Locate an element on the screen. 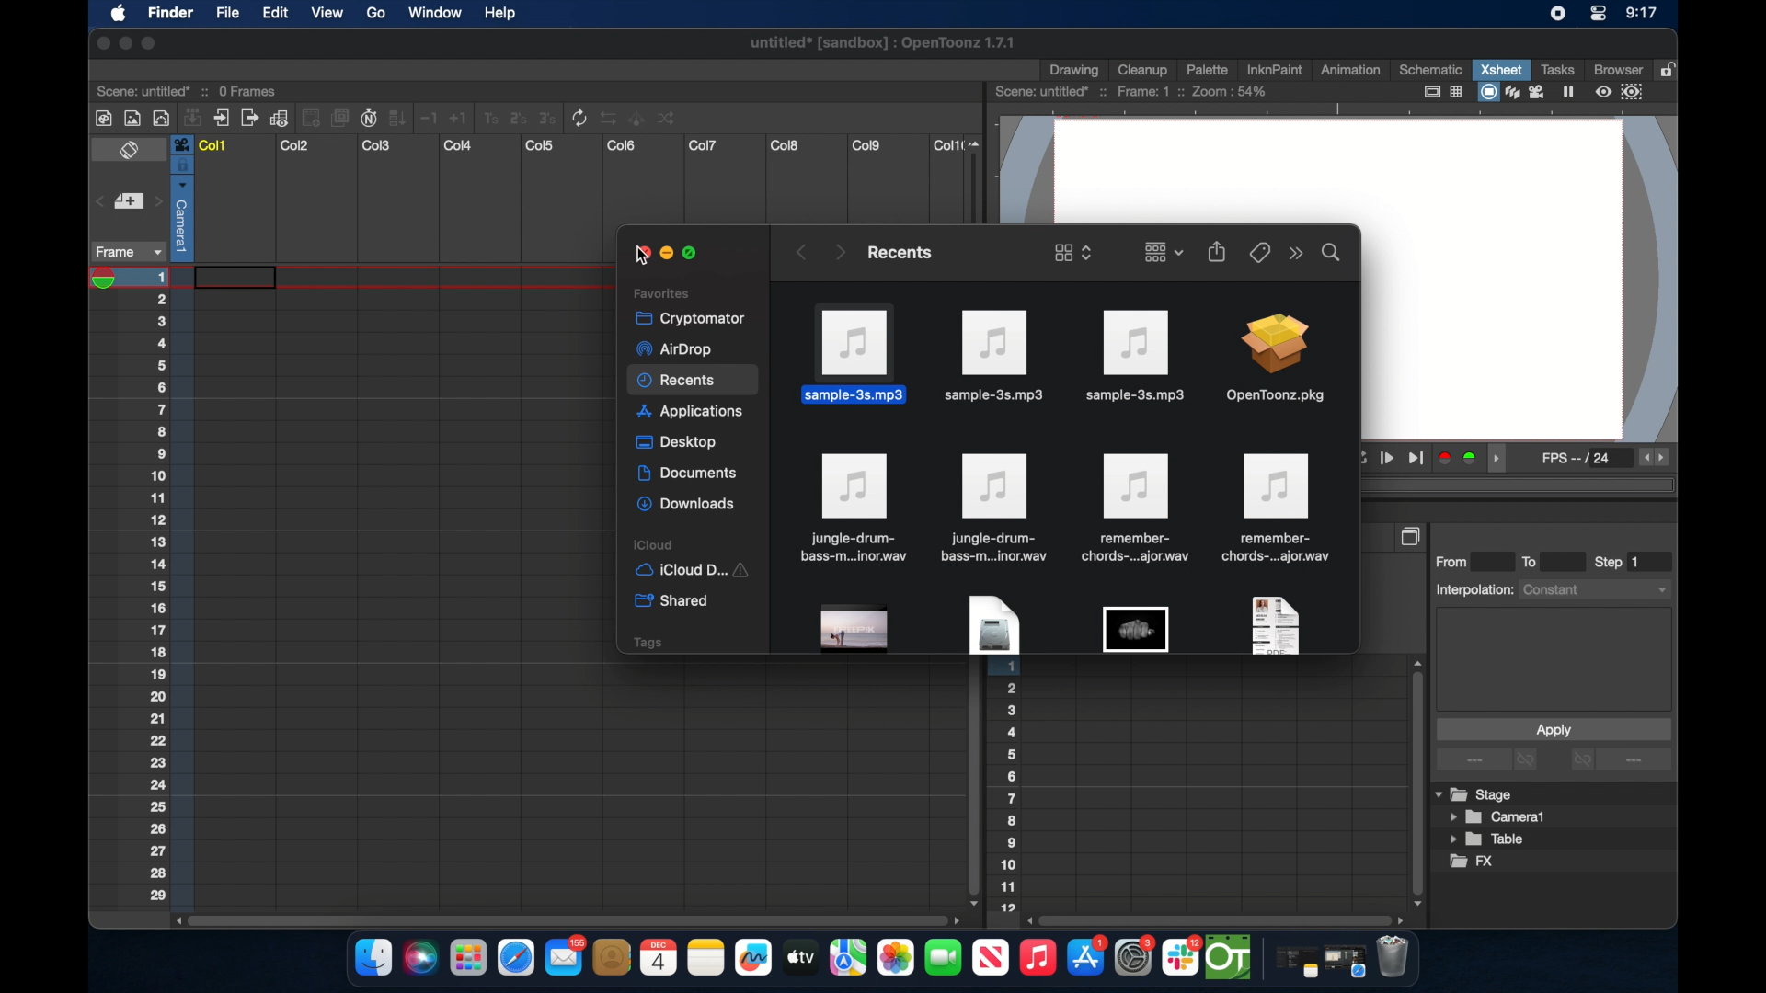 The image size is (1766, 993). obscure image is located at coordinates (1135, 629).